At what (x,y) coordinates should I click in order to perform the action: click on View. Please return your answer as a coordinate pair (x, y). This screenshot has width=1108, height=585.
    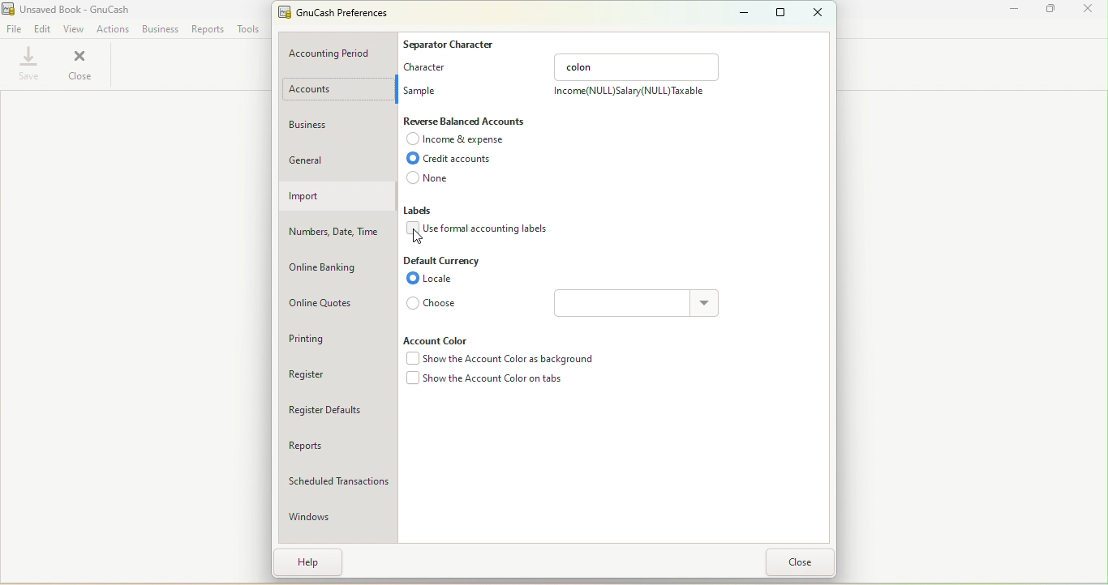
    Looking at the image, I should click on (75, 27).